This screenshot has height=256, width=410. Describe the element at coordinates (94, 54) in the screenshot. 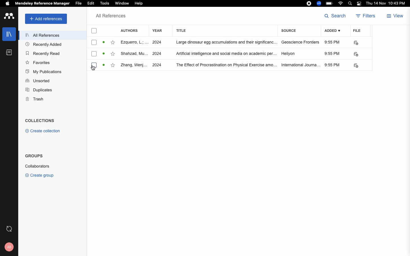

I see `checkbox` at that location.